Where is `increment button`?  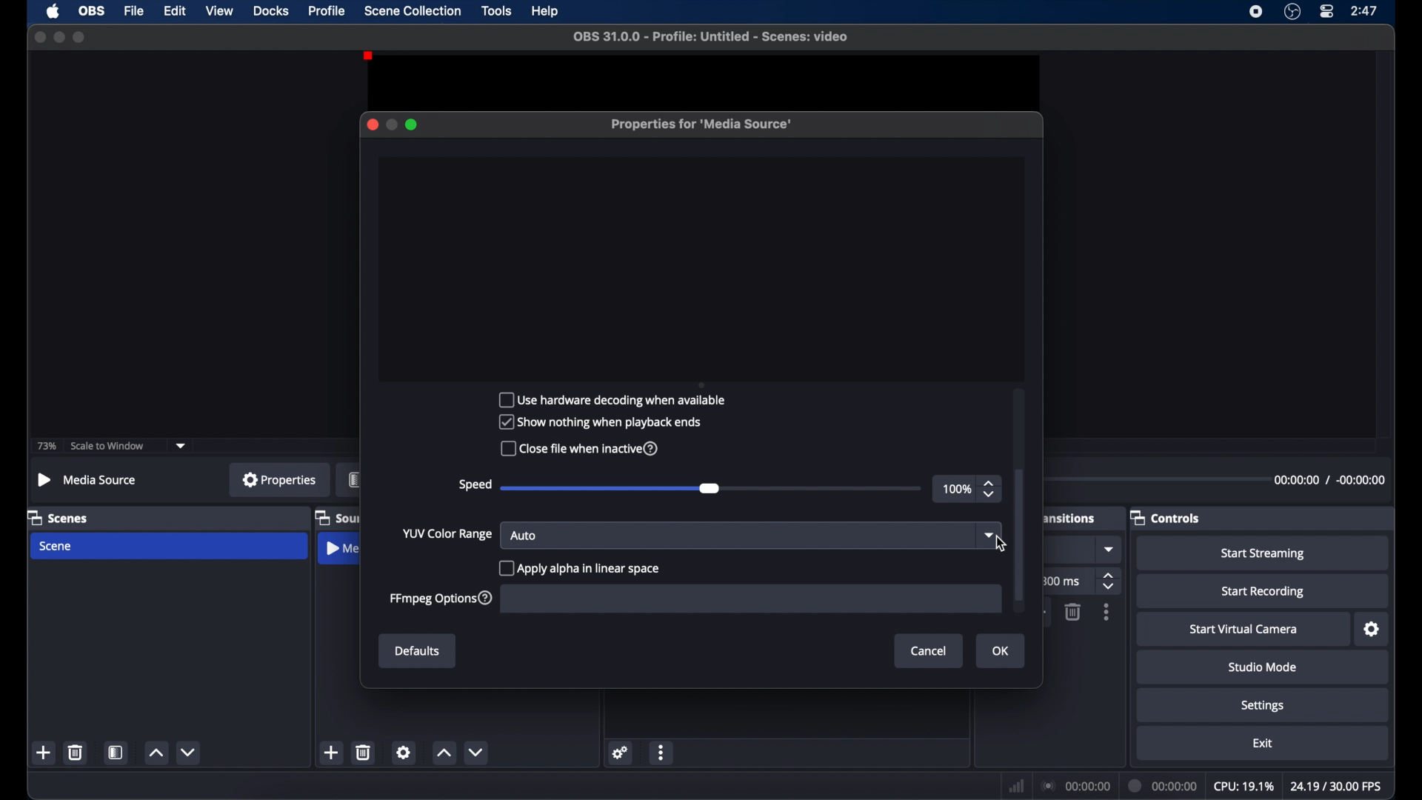
increment button is located at coordinates (444, 753).